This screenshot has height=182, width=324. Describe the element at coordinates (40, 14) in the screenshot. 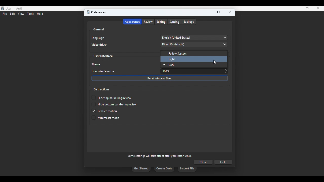

I see `help` at that location.